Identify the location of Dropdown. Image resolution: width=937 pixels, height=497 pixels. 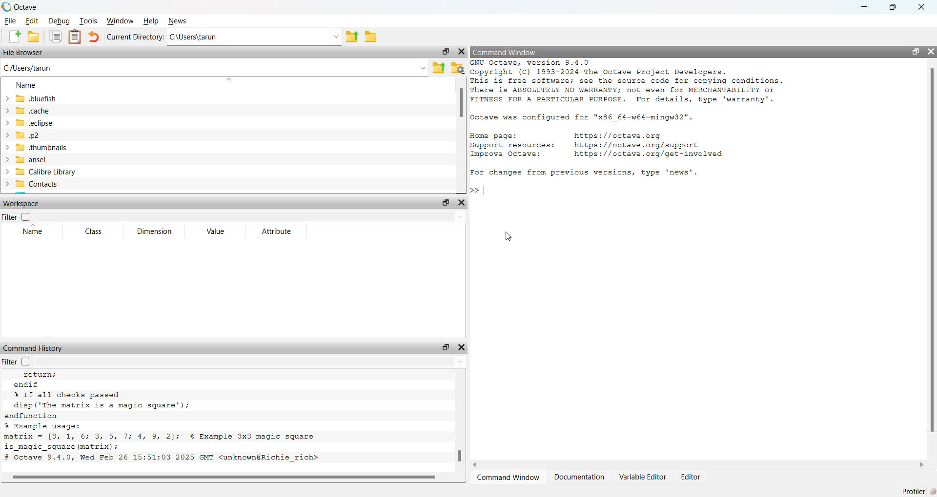
(424, 69).